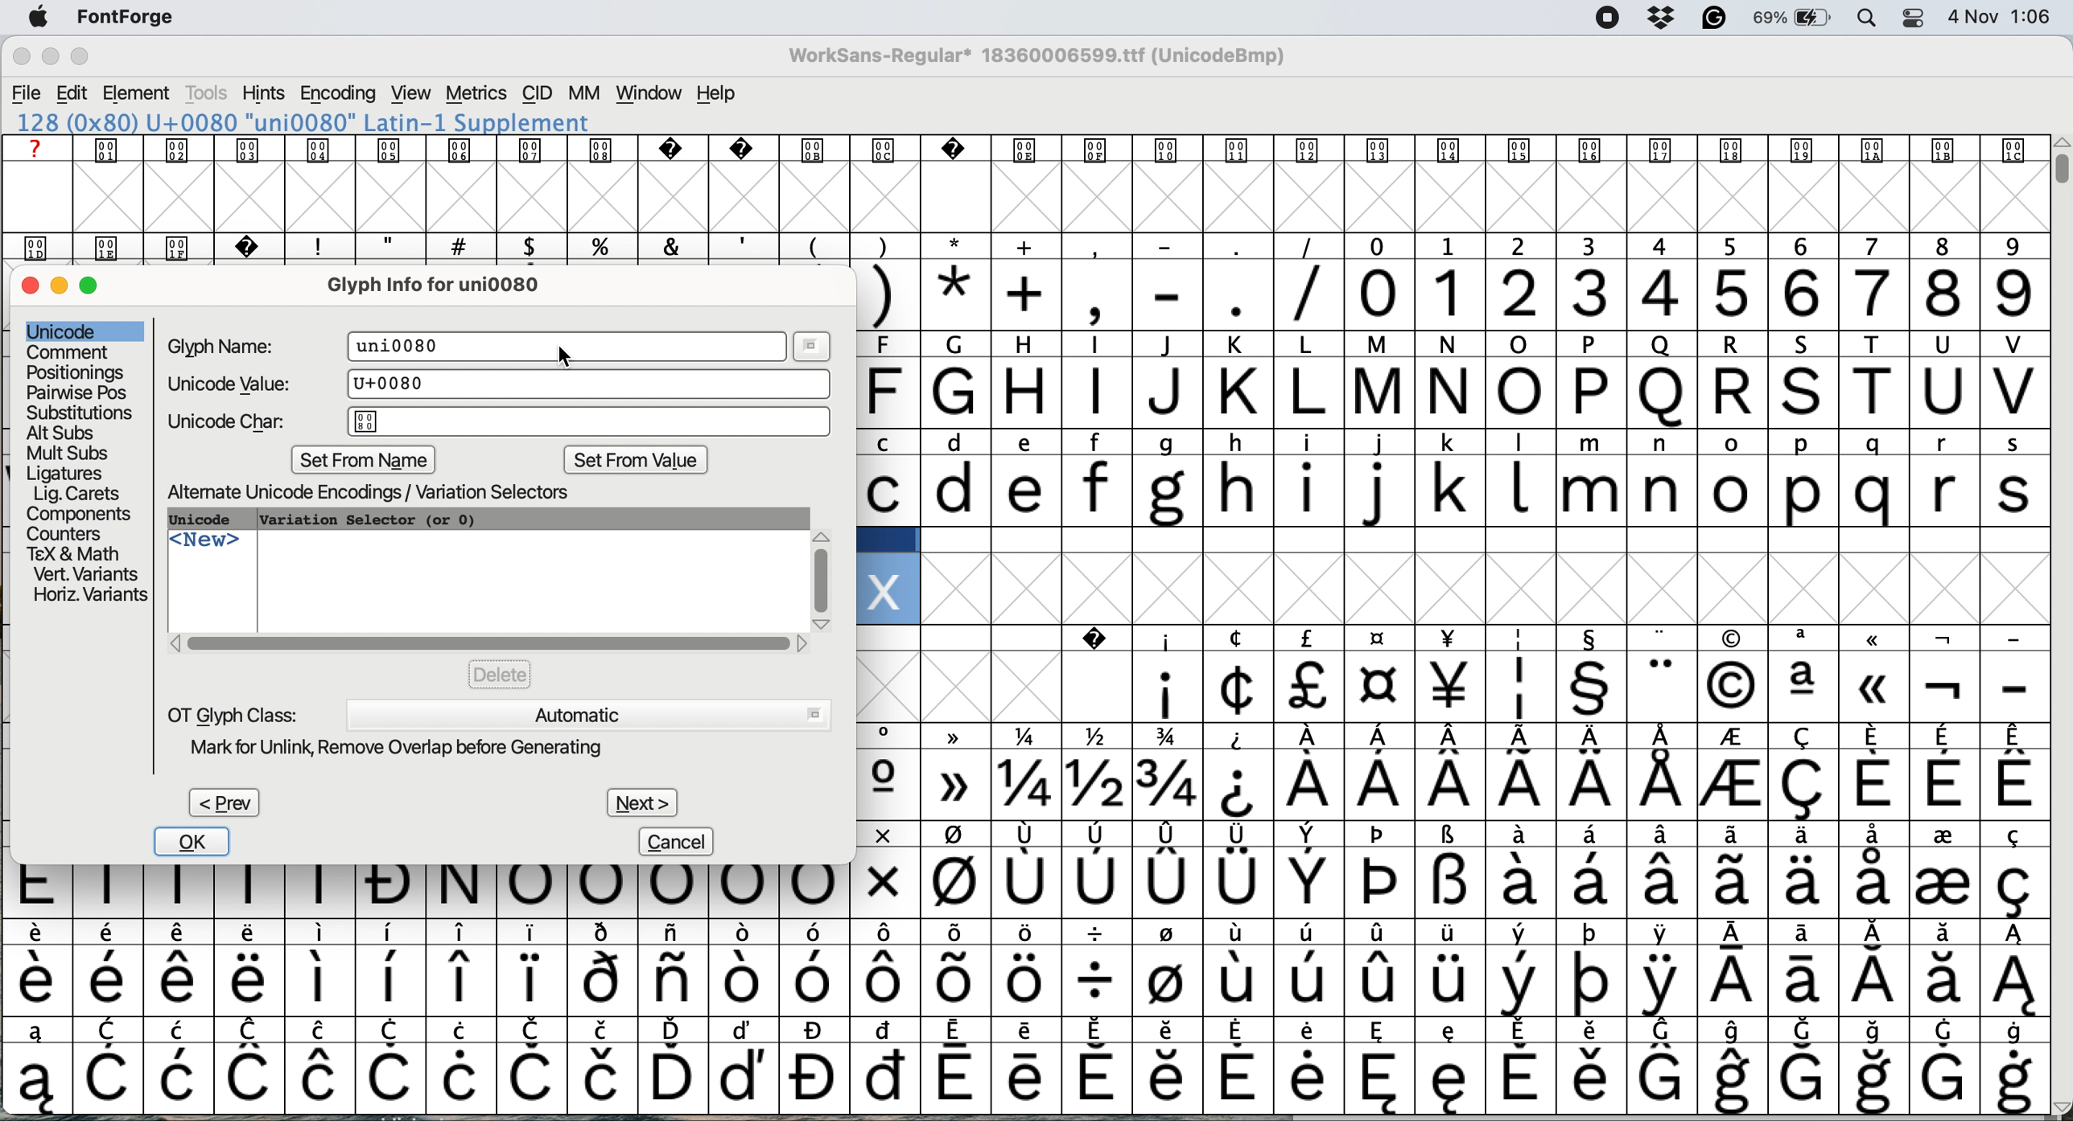 This screenshot has width=2073, height=1121. I want to click on lig carets, so click(75, 493).